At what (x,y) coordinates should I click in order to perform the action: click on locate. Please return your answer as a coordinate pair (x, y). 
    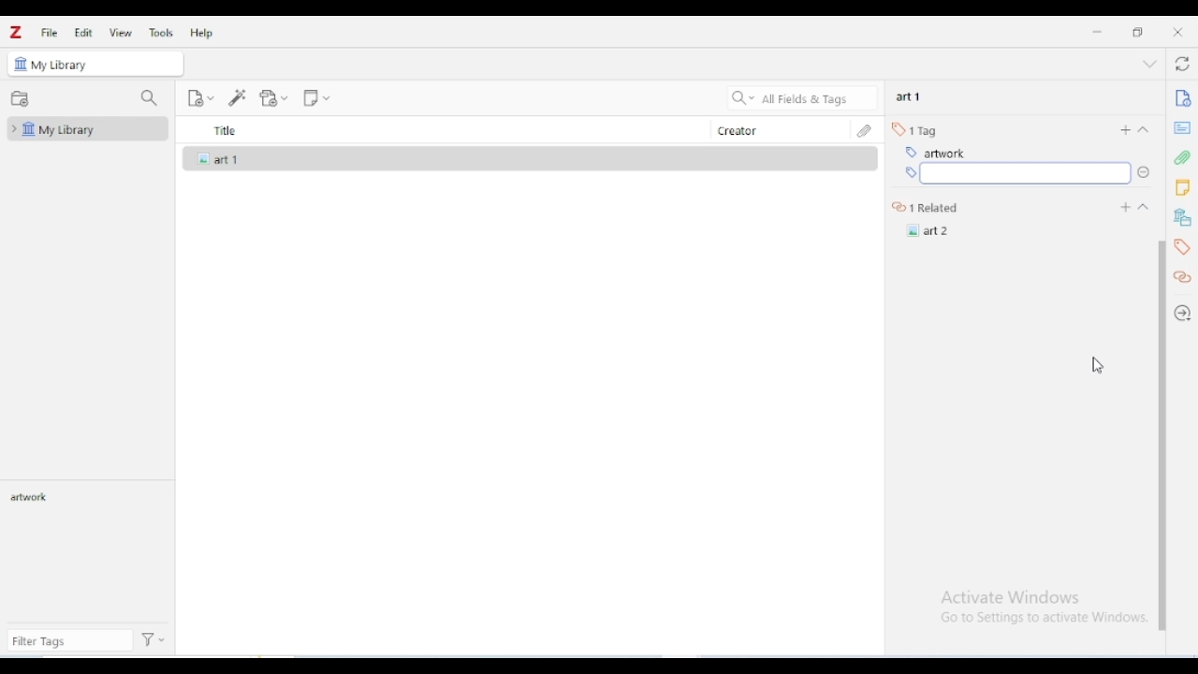
    Looking at the image, I should click on (1184, 313).